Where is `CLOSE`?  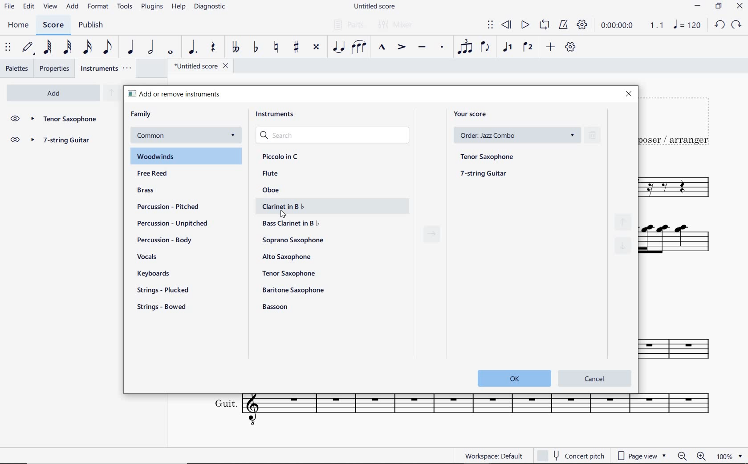
CLOSE is located at coordinates (740, 7).